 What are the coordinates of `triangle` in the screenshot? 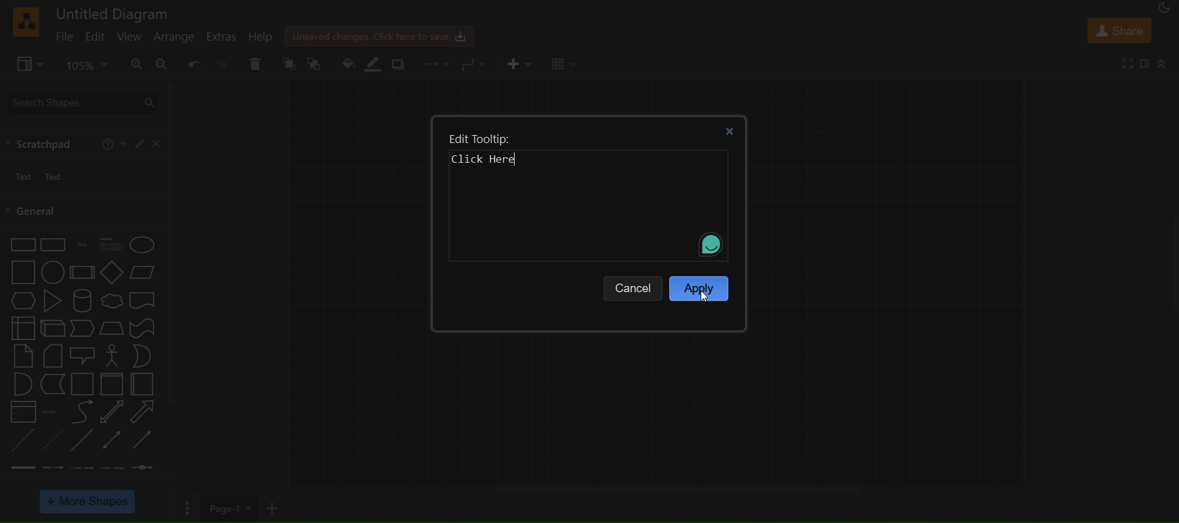 It's located at (52, 301).